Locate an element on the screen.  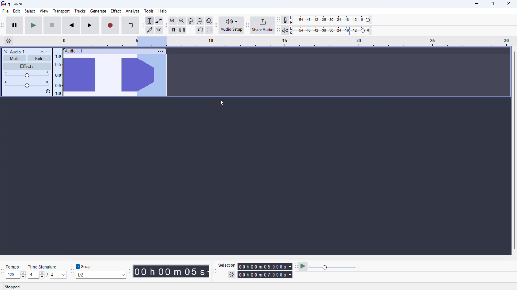
analyse is located at coordinates (132, 12).